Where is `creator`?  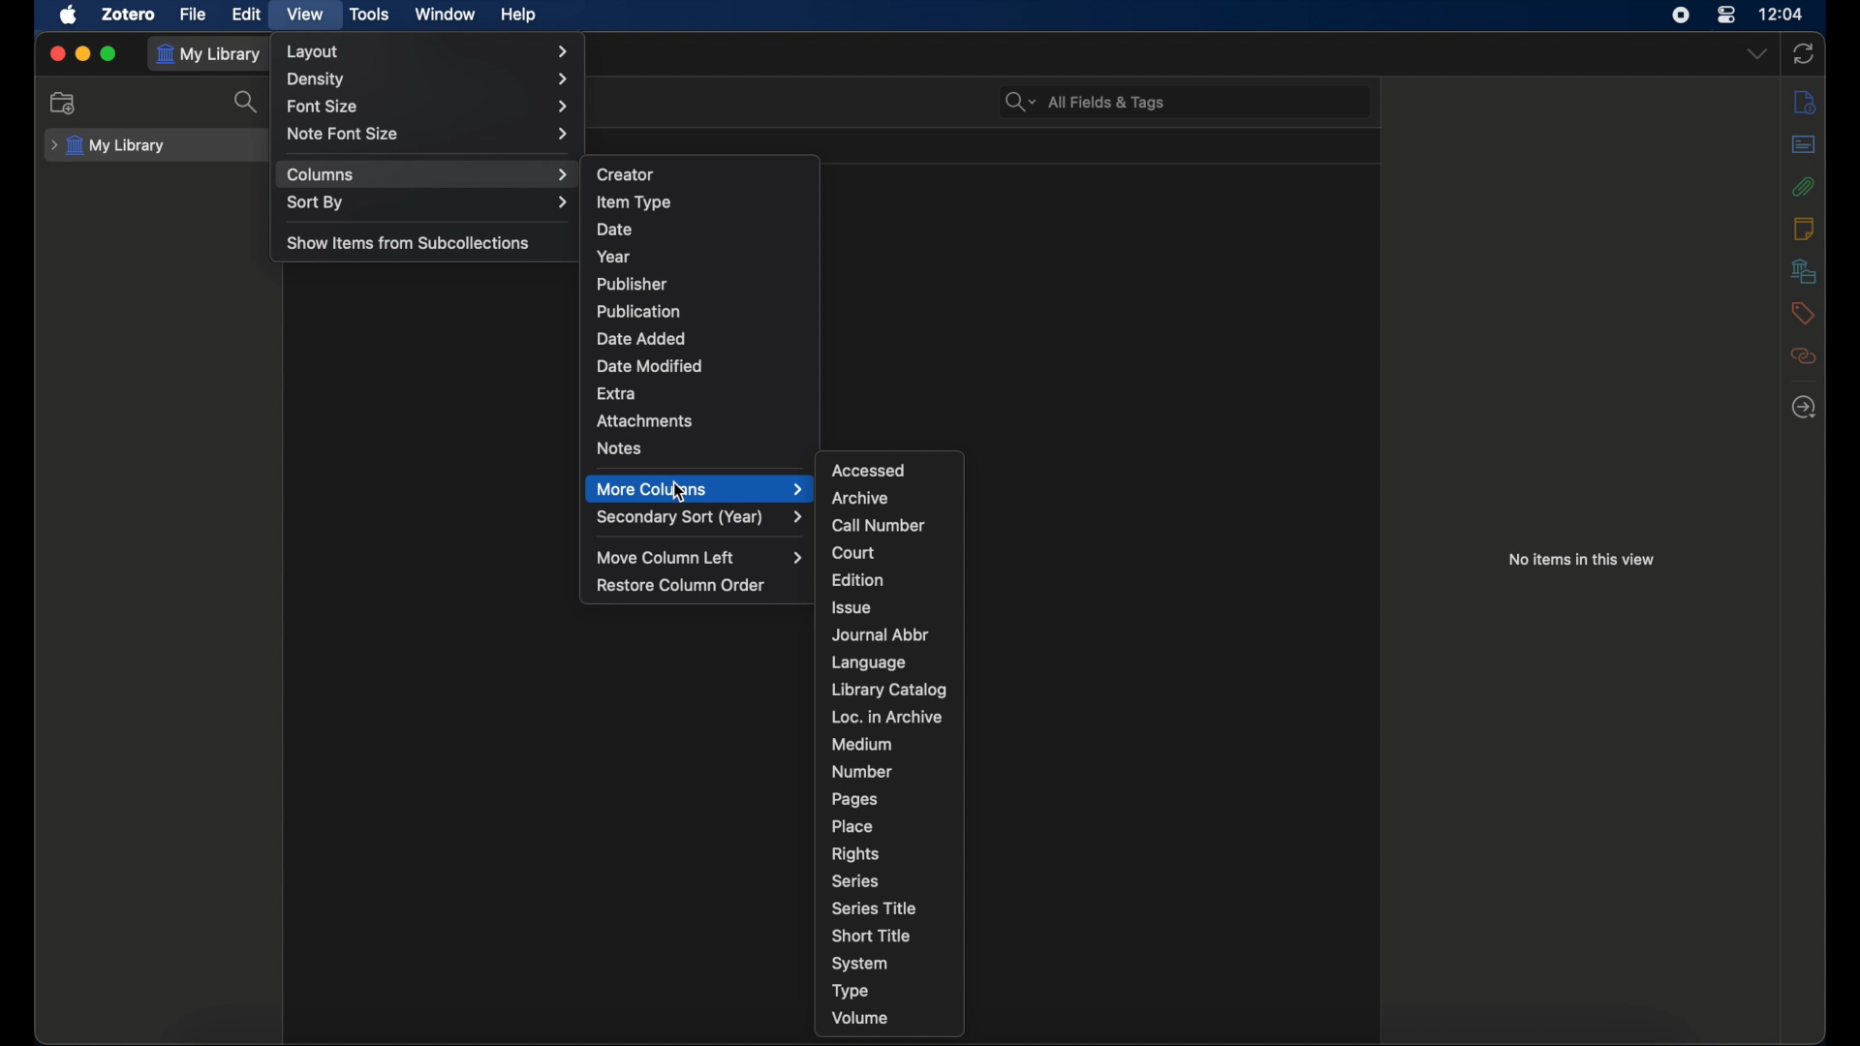
creator is located at coordinates (624, 172).